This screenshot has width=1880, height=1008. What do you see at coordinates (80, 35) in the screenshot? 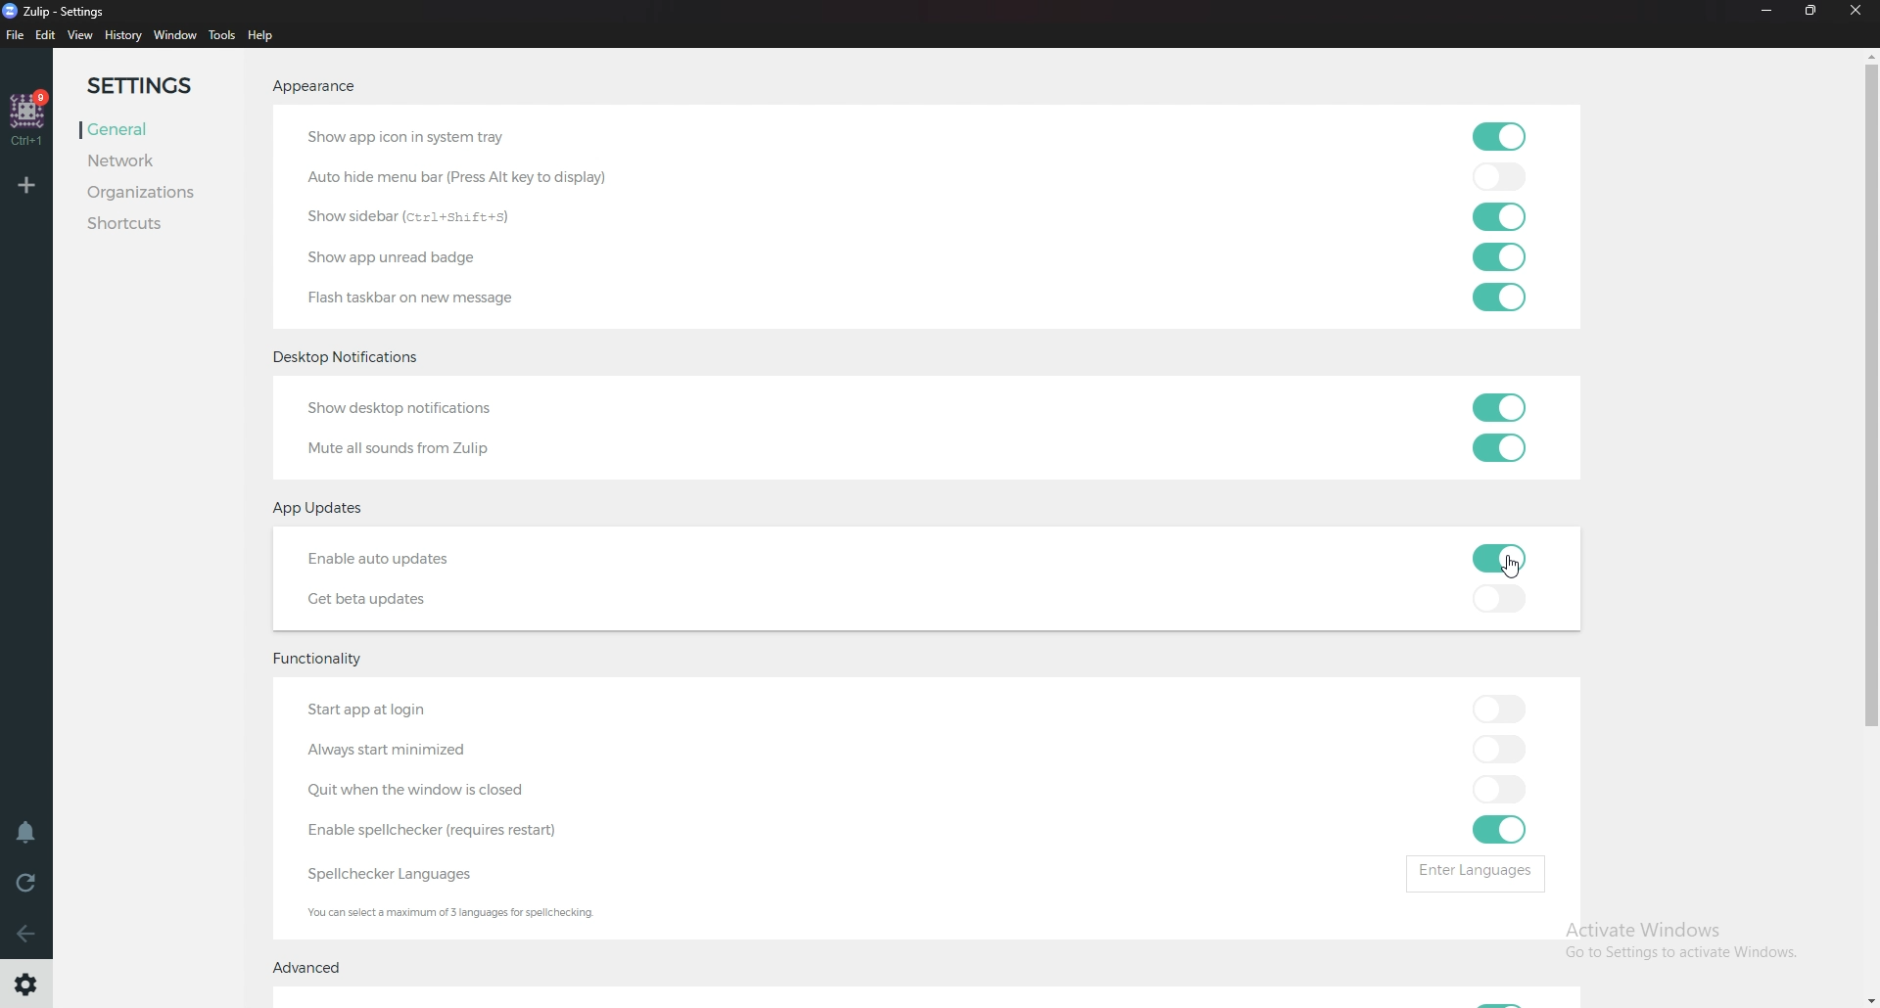
I see `View` at bounding box center [80, 35].